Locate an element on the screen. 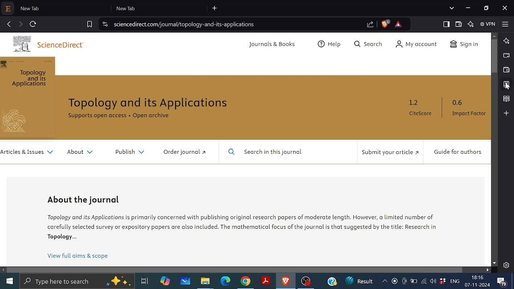 The height and width of the screenshot is (289, 514). Show hidden icons is located at coordinates (384, 281).